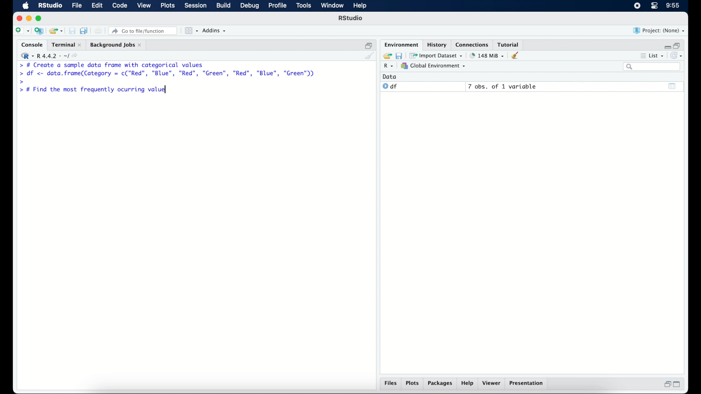 This screenshot has width=701, height=394. What do you see at coordinates (99, 31) in the screenshot?
I see `print` at bounding box center [99, 31].